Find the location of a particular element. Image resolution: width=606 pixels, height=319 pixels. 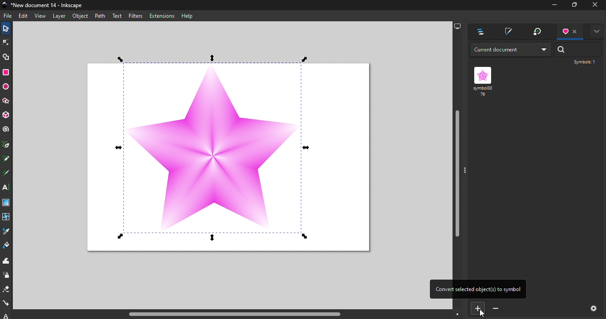

Text is located at coordinates (117, 16).